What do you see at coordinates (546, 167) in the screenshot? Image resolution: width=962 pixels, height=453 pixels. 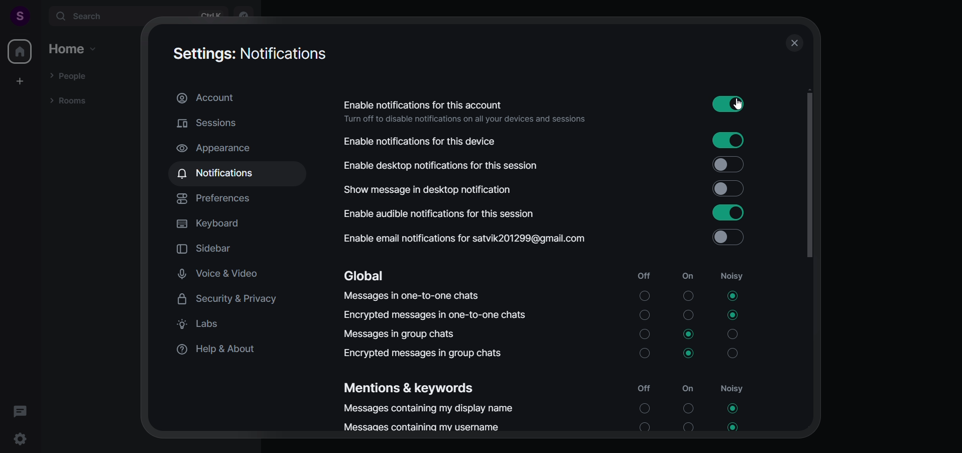 I see `enable desktop notification` at bounding box center [546, 167].